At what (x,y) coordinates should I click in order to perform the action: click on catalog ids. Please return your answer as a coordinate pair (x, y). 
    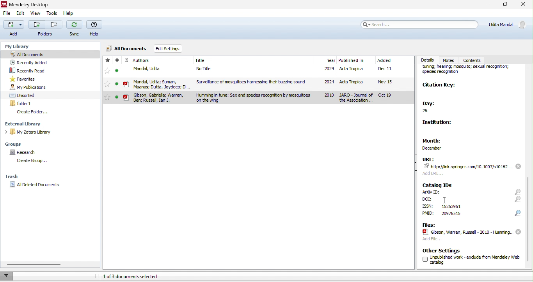
    Looking at the image, I should click on (438, 185).